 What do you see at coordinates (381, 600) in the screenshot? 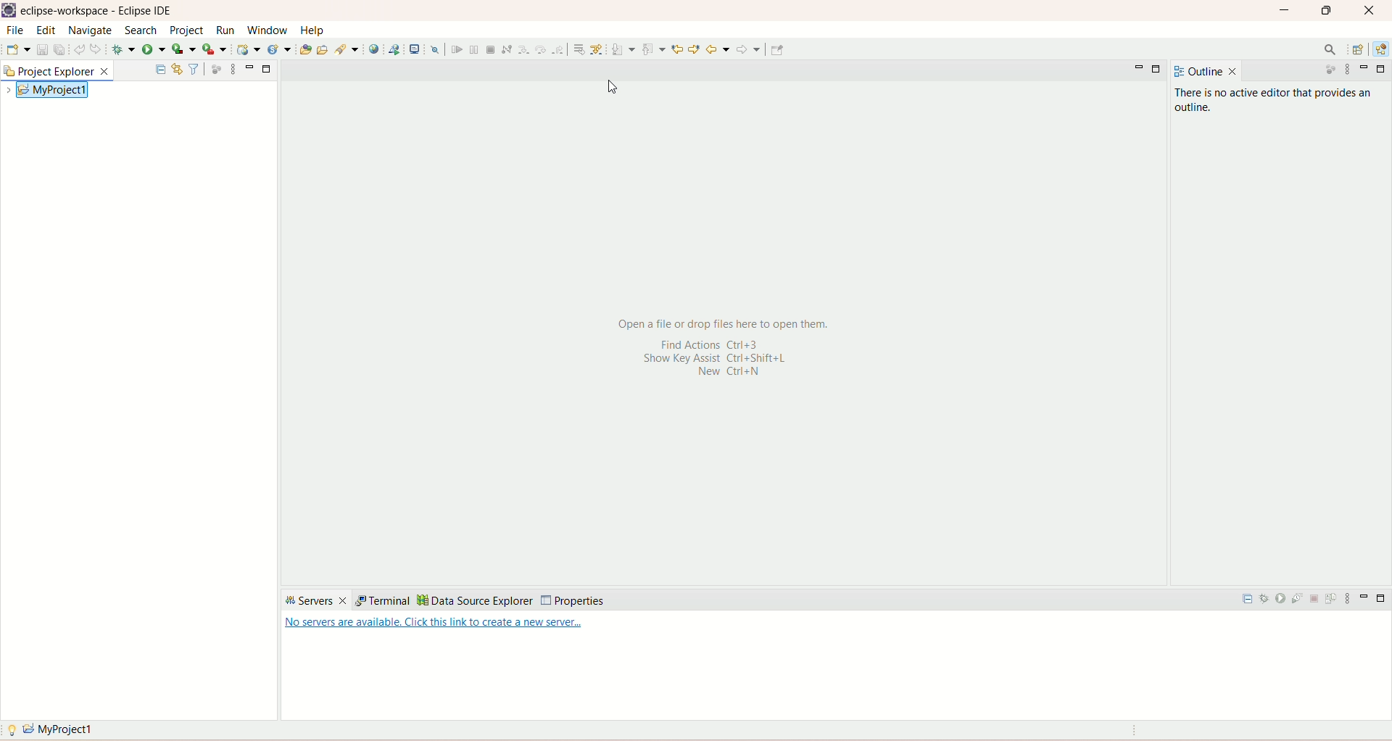
I see `terminal` at bounding box center [381, 600].